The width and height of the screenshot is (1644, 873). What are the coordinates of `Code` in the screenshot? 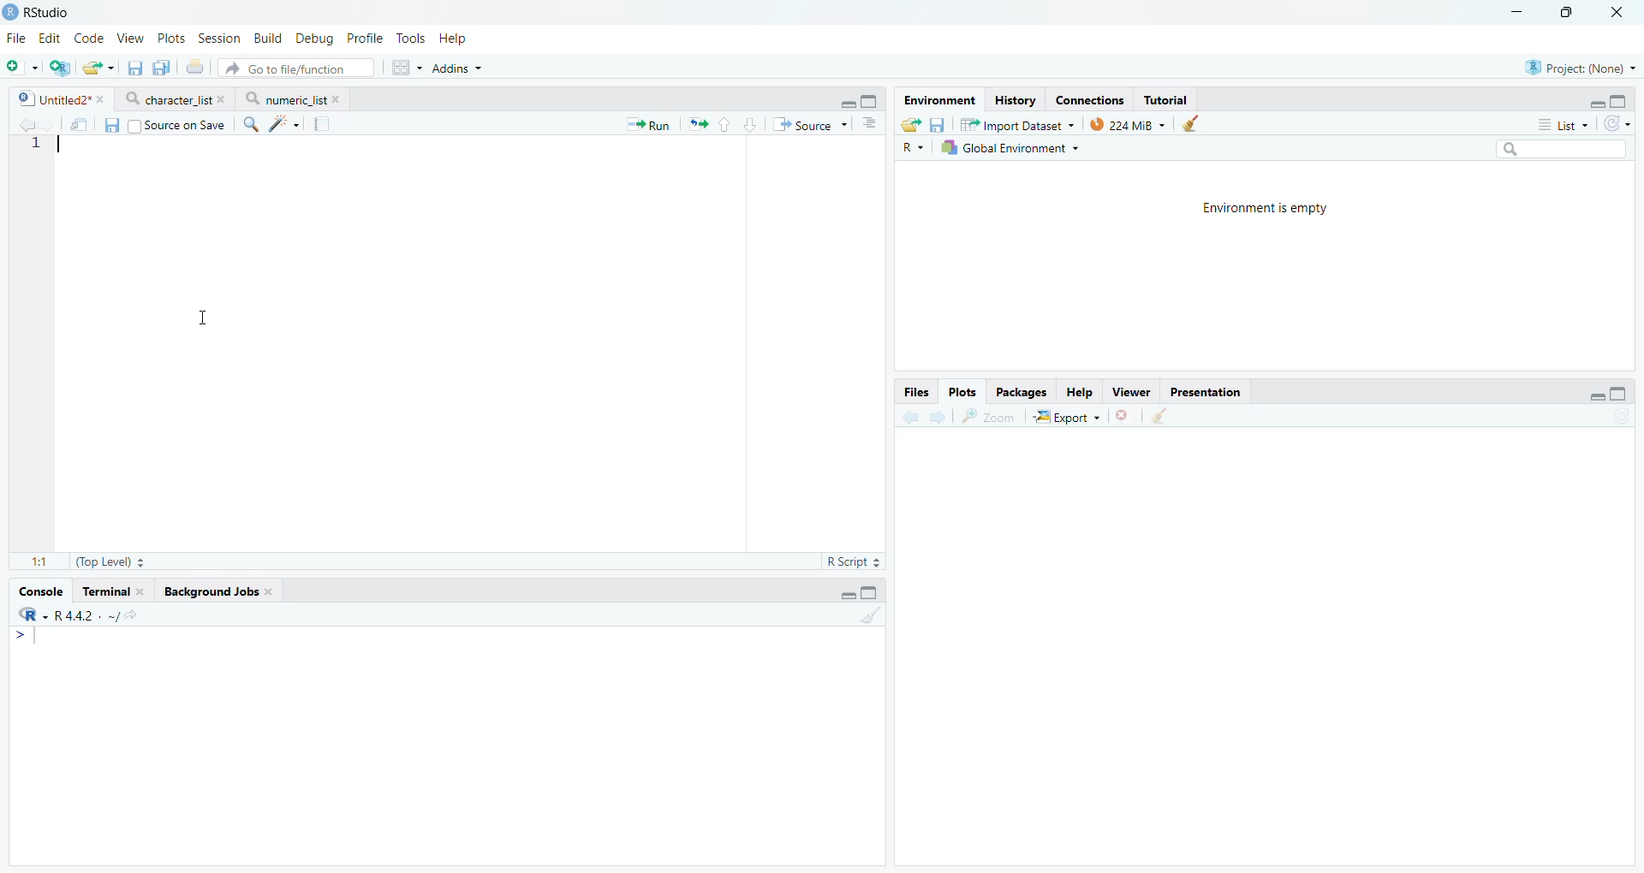 It's located at (92, 38).